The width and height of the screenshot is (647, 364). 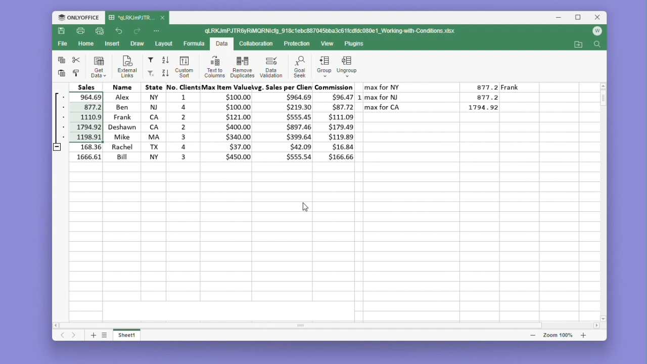 What do you see at coordinates (367, 78) in the screenshot?
I see `text` at bounding box center [367, 78].